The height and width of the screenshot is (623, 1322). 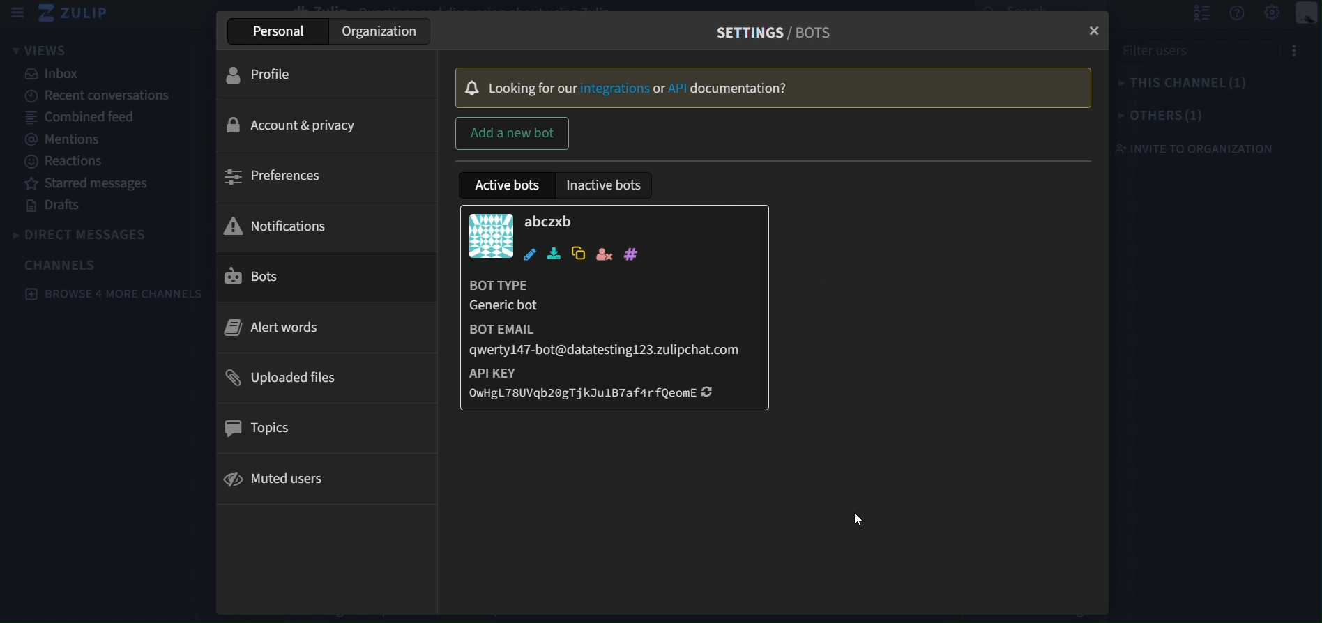 What do you see at coordinates (68, 137) in the screenshot?
I see `mentions` at bounding box center [68, 137].